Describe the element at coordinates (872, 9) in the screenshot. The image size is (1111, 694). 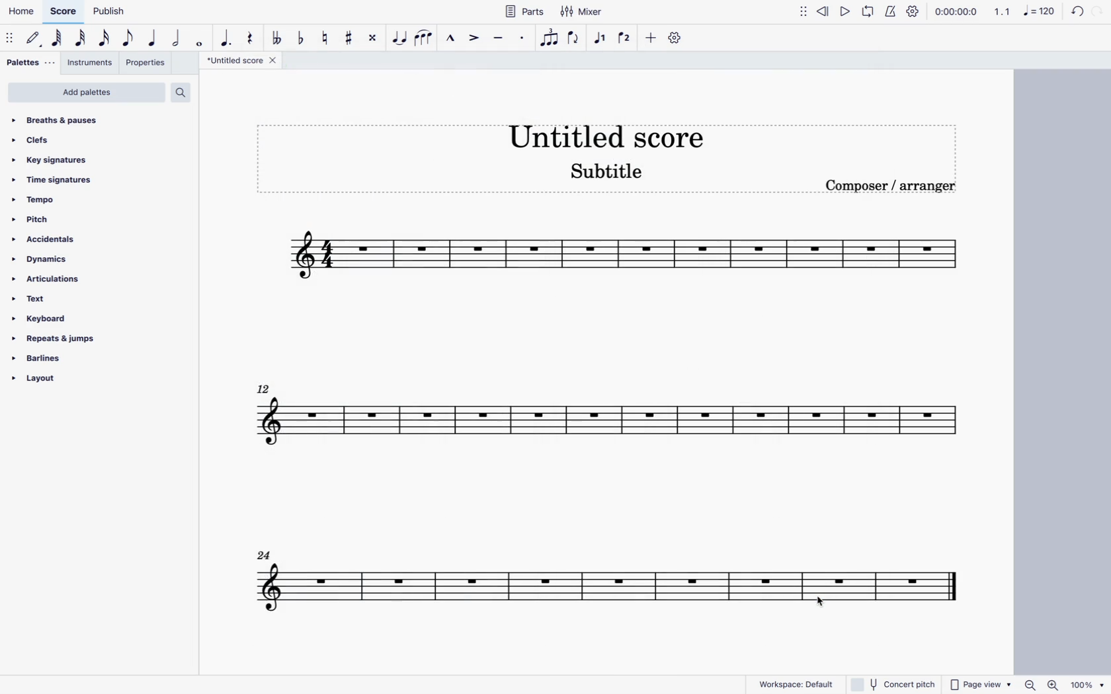
I see `play` at that location.